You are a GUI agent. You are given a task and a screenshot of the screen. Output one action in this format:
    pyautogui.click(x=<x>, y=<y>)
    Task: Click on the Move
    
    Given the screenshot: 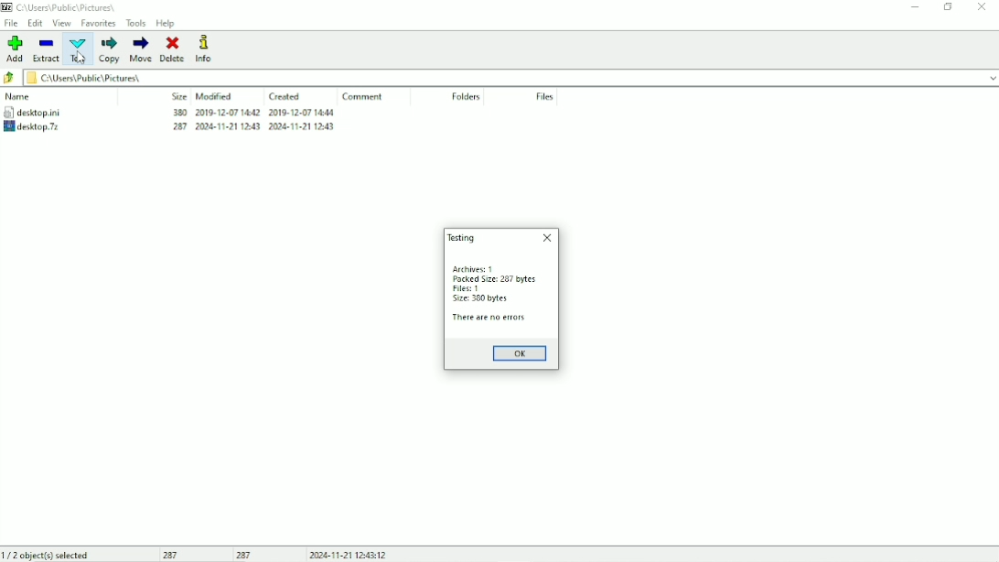 What is the action you would take?
    pyautogui.click(x=141, y=49)
    